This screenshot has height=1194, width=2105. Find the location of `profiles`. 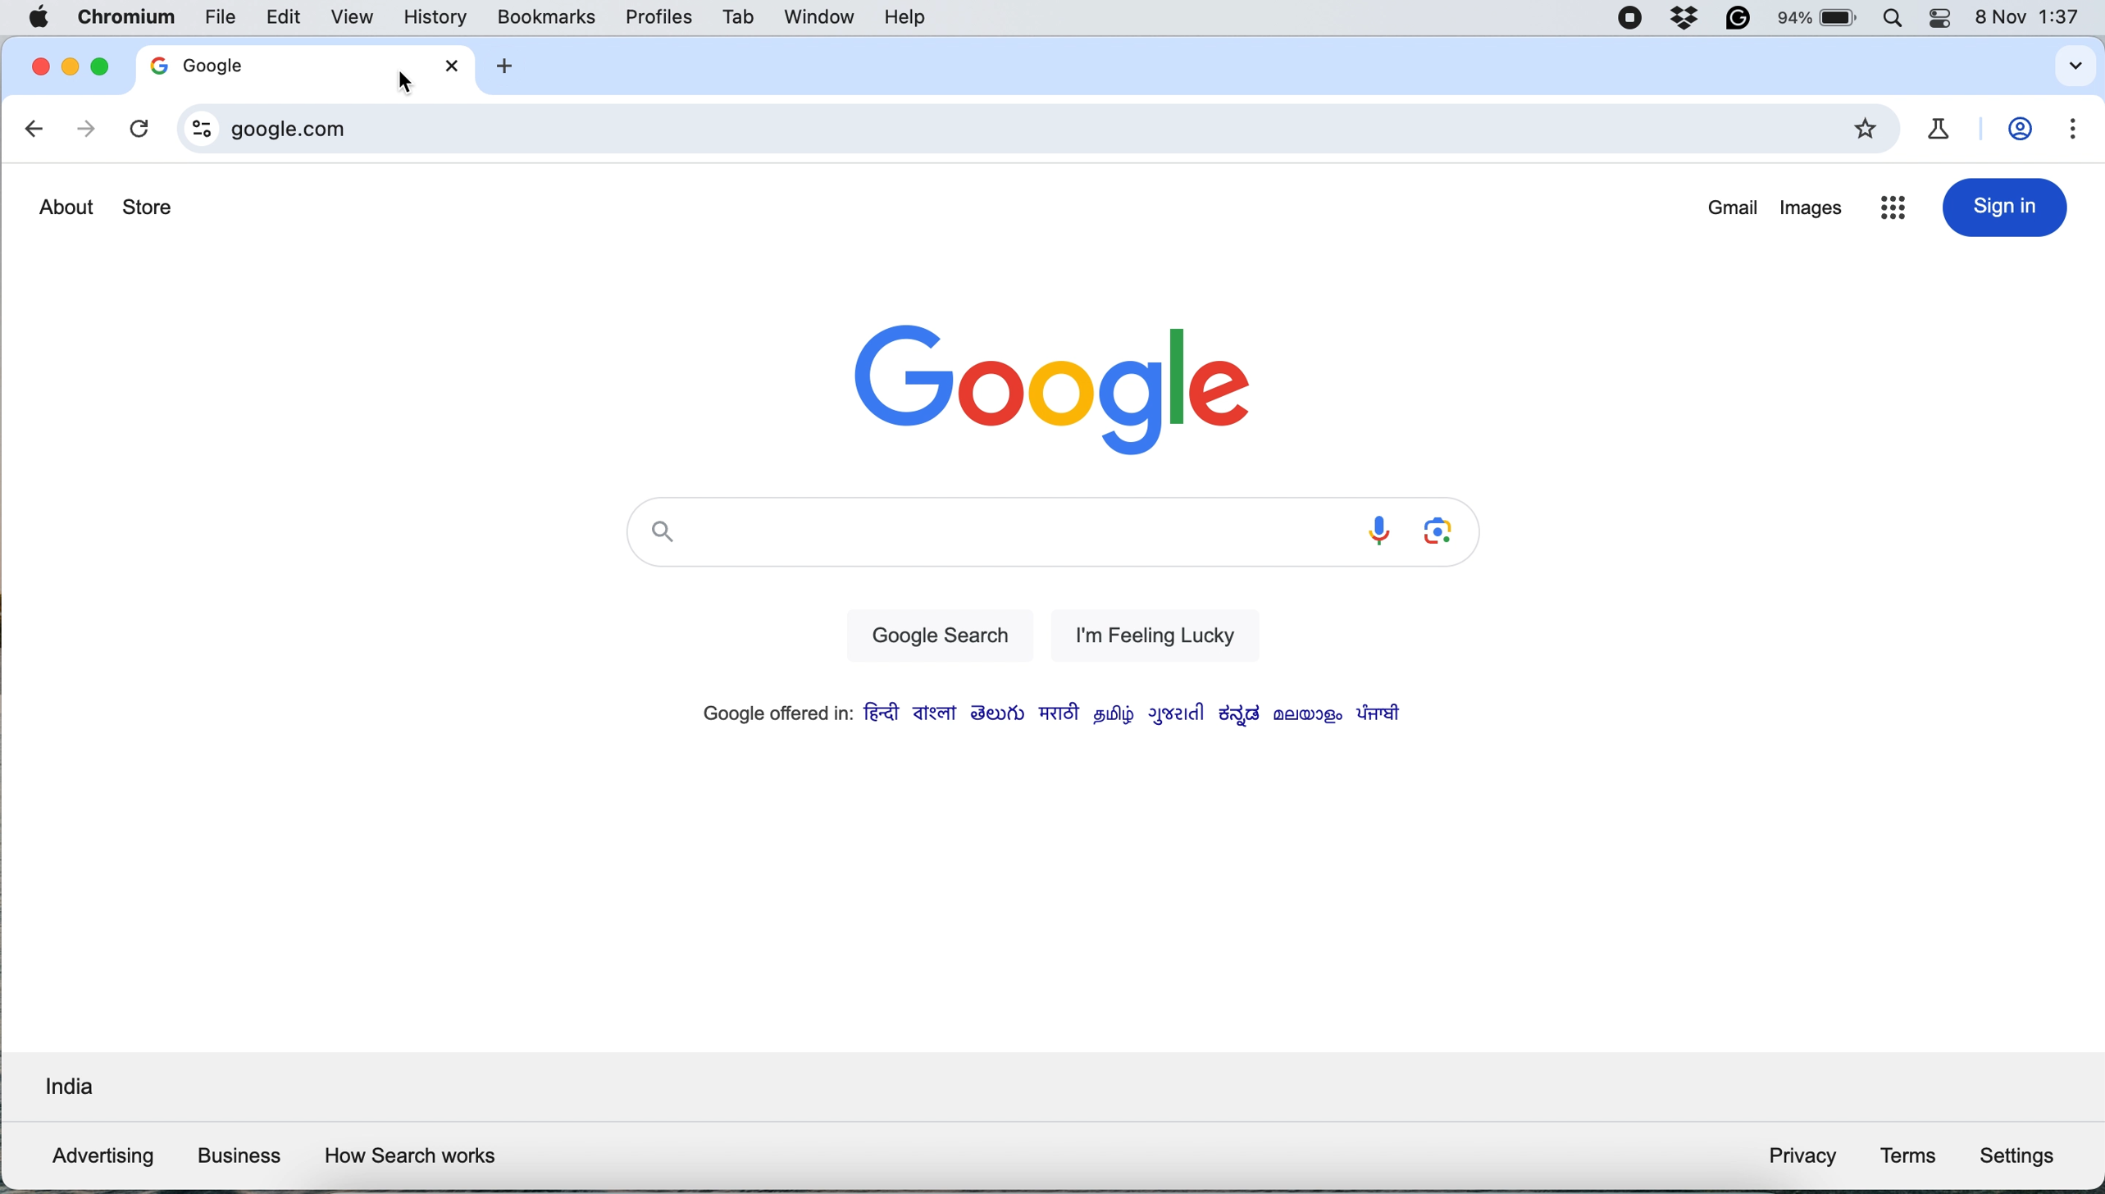

profiles is located at coordinates (658, 16).